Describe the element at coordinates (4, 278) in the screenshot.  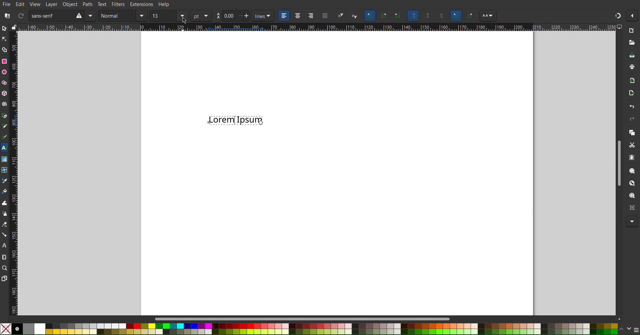
I see `Pages Tool` at that location.